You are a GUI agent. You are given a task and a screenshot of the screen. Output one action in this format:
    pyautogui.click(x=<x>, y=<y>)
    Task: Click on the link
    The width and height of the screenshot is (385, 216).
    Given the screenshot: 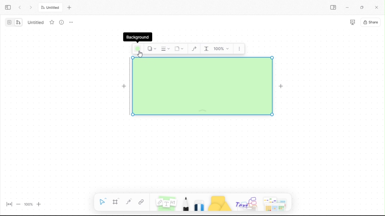 What is the action you would take?
    pyautogui.click(x=142, y=202)
    